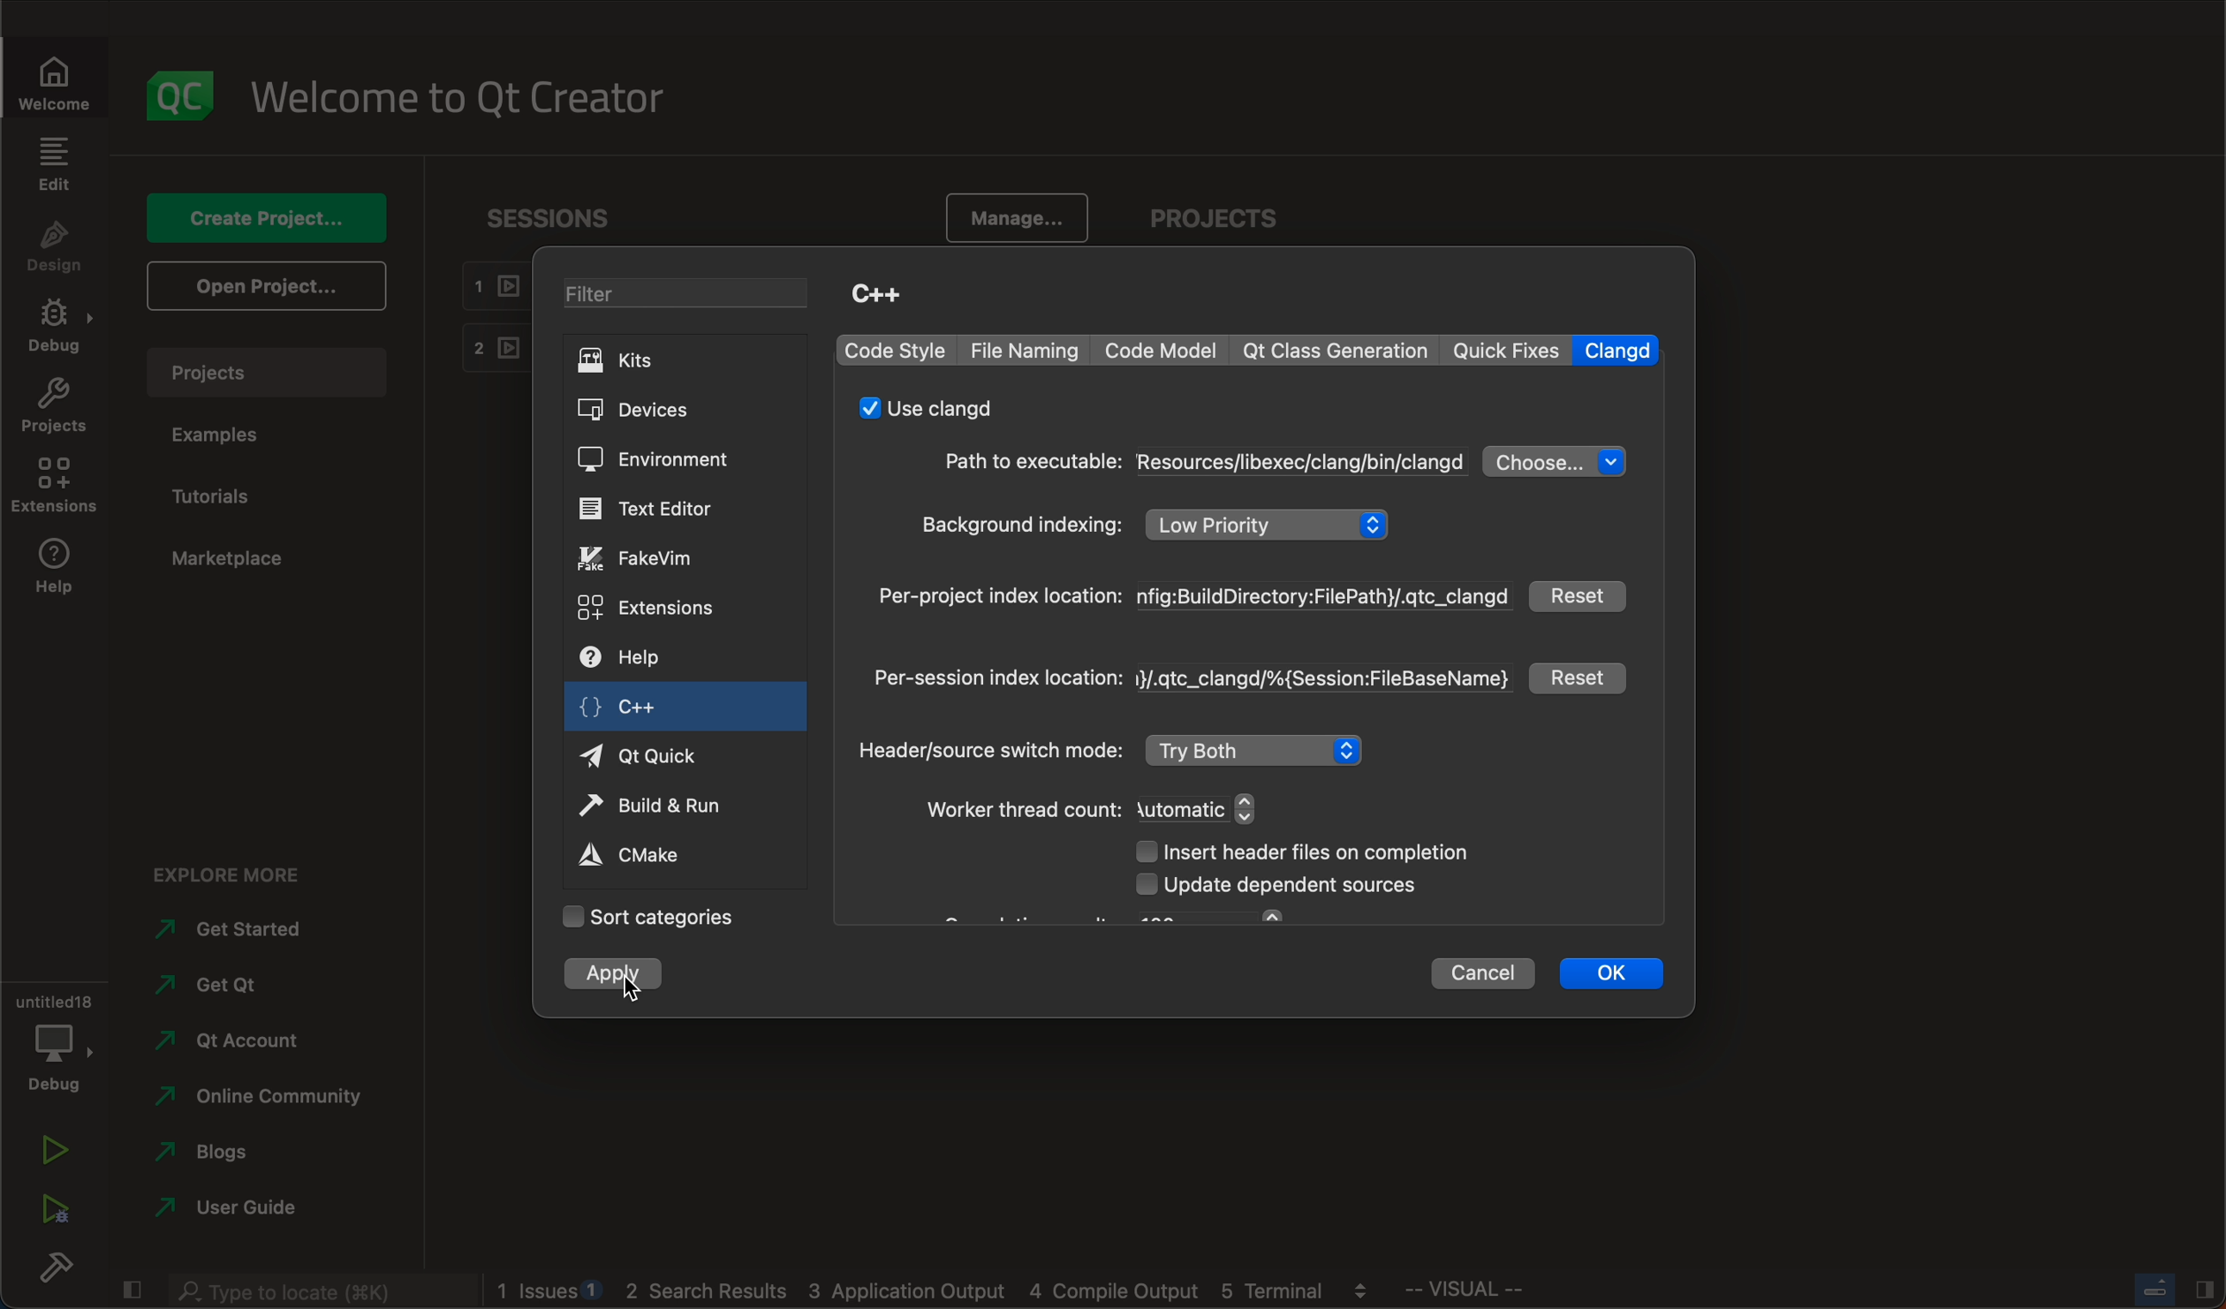  I want to click on categories, so click(665, 921).